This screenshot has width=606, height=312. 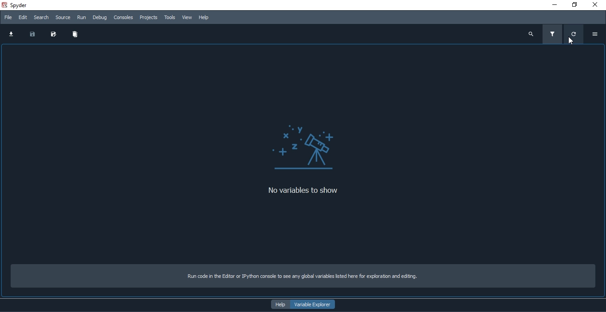 What do you see at coordinates (81, 17) in the screenshot?
I see `Run` at bounding box center [81, 17].